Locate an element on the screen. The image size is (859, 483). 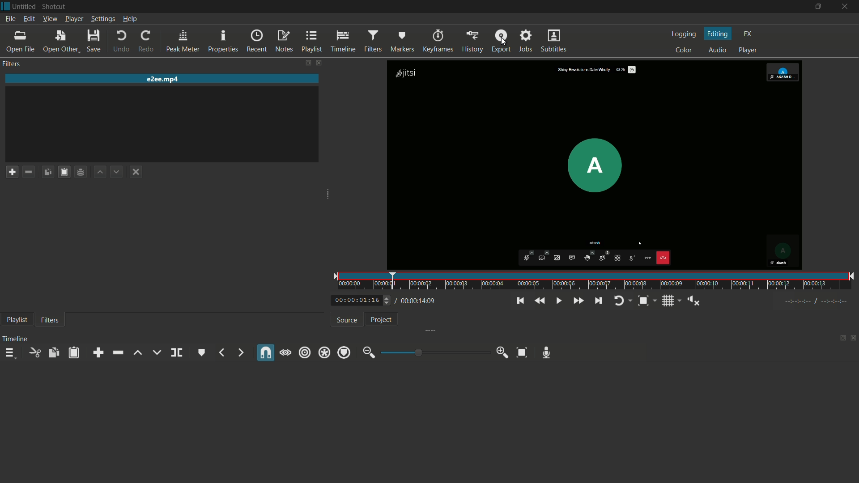
close filter is located at coordinates (318, 63).